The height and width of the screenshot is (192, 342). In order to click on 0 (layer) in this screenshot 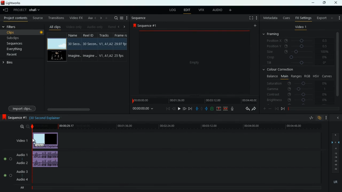, I will do `click(335, 142)`.